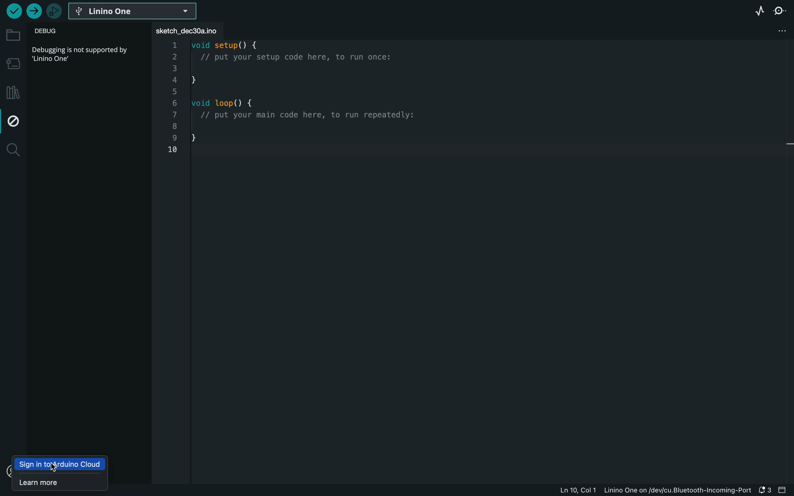  I want to click on debug, so click(14, 119).